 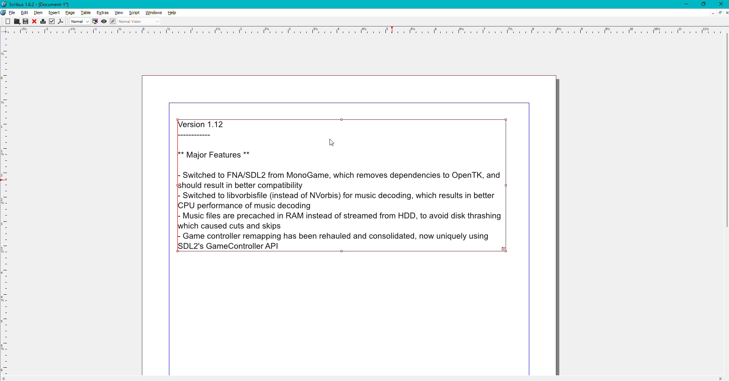 What do you see at coordinates (38, 13) in the screenshot?
I see `Item` at bounding box center [38, 13].